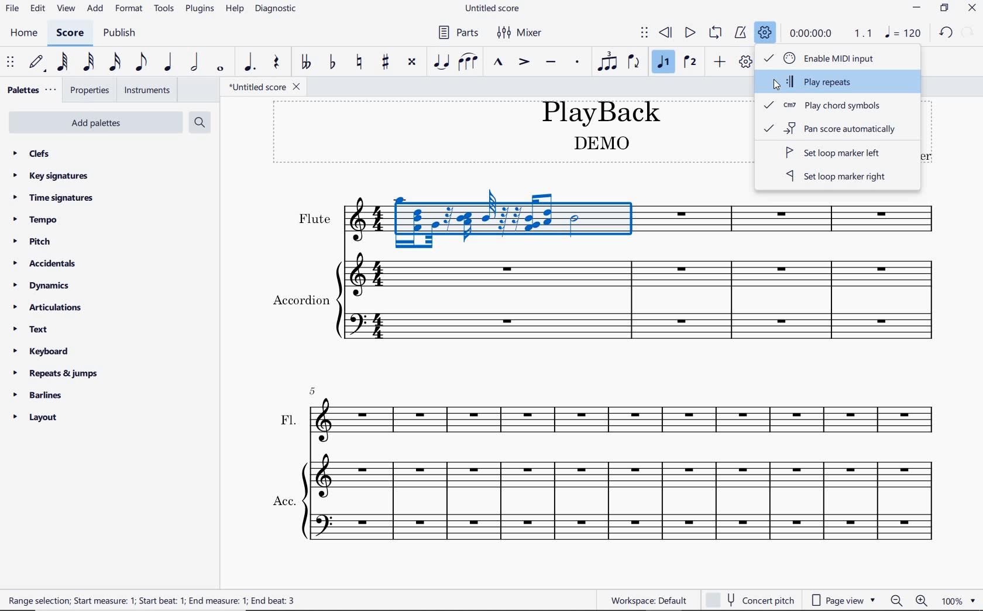  I want to click on repeats & jumps, so click(56, 373).